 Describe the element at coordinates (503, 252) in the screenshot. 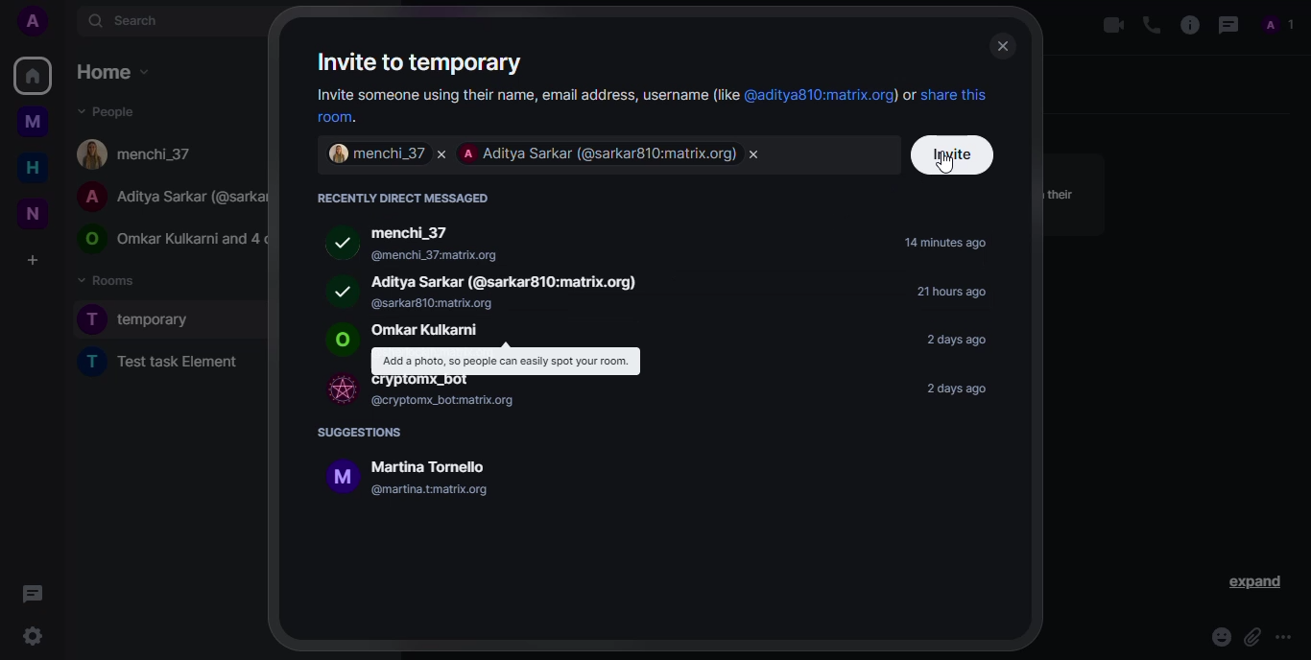

I see `@menchi_37:matrix.org` at that location.